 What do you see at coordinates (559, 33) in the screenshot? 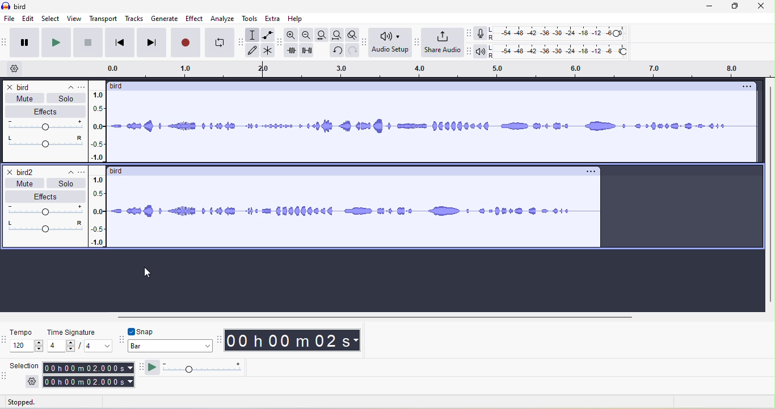
I see `recording level` at bounding box center [559, 33].